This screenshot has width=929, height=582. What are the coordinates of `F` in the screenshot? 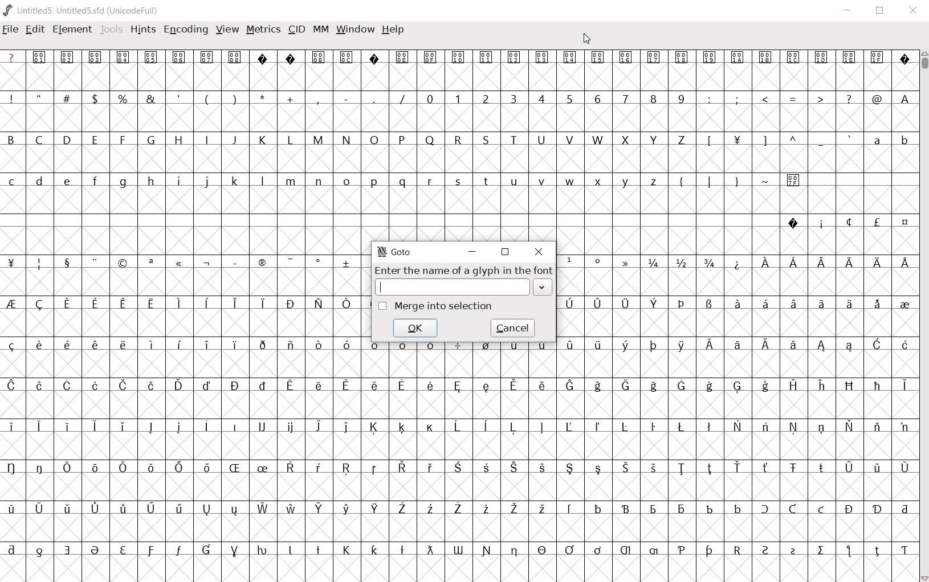 It's located at (122, 140).